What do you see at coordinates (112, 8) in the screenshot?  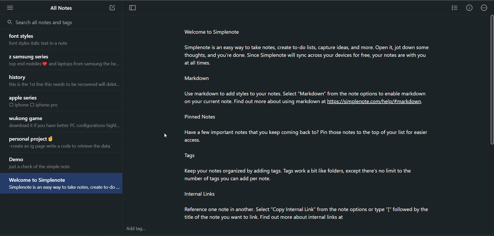 I see `add new note` at bounding box center [112, 8].